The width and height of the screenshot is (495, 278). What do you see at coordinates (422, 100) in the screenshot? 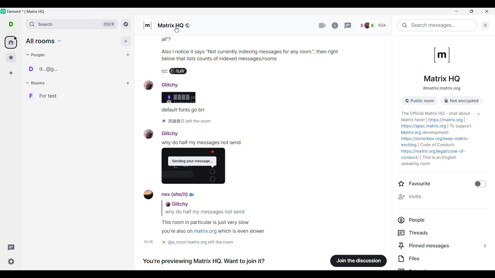
I see `public room` at bounding box center [422, 100].